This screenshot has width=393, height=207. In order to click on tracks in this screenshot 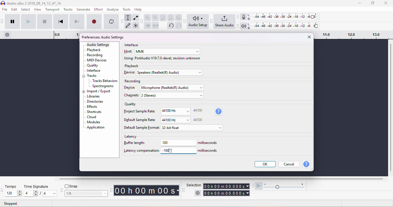, I will do `click(92, 76)`.